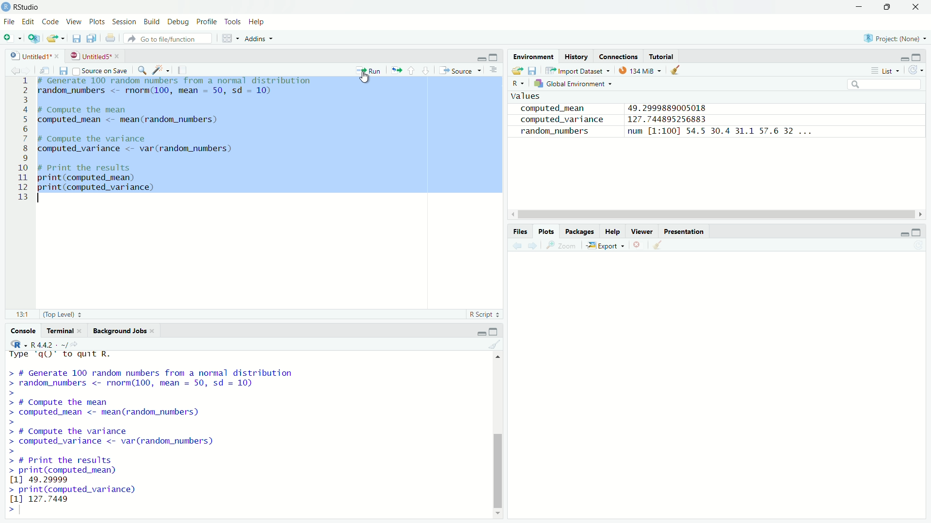 This screenshot has width=931, height=523. What do you see at coordinates (921, 231) in the screenshot?
I see `maximize` at bounding box center [921, 231].